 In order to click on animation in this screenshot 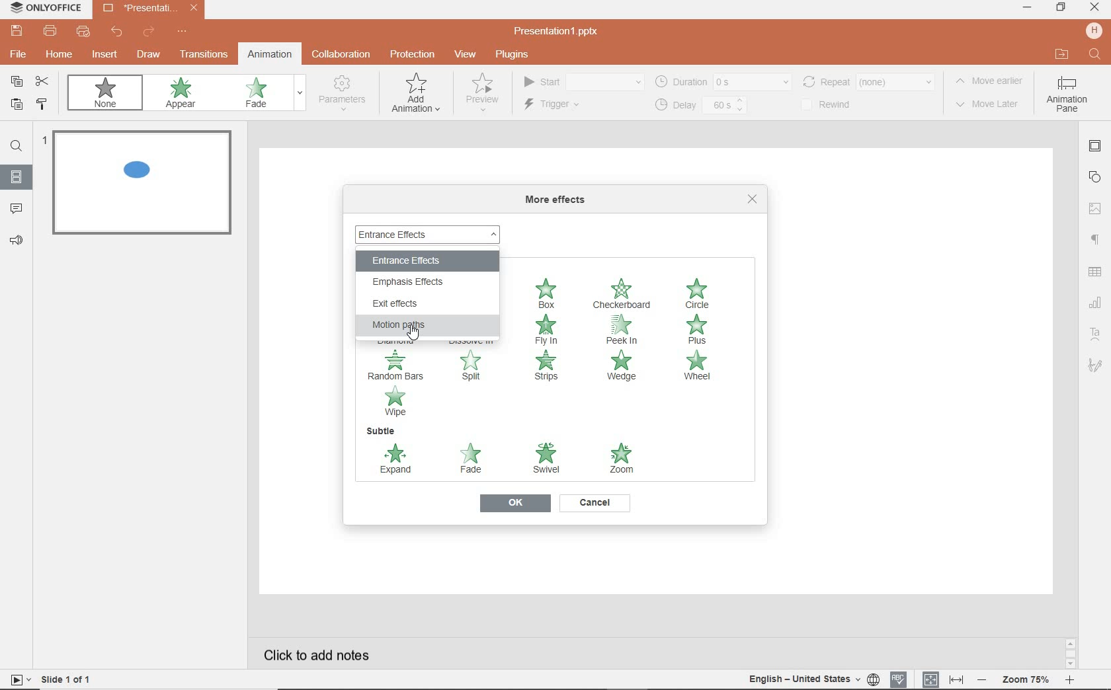, I will do `click(269, 54)`.